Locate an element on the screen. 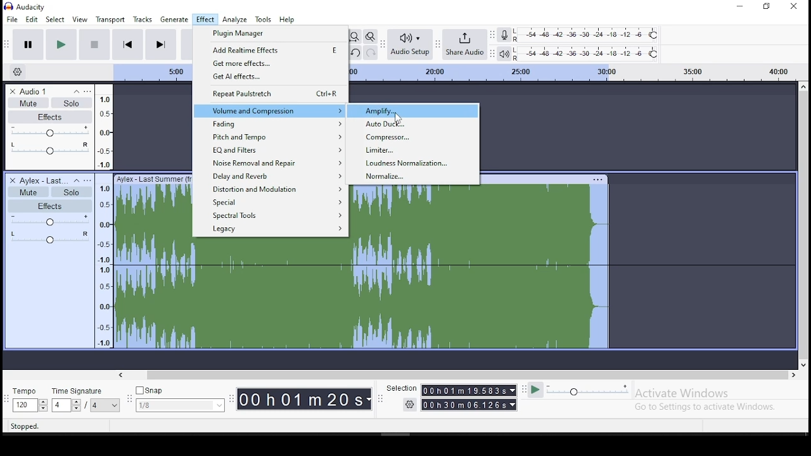 The image size is (811, 456). undo is located at coordinates (354, 53).